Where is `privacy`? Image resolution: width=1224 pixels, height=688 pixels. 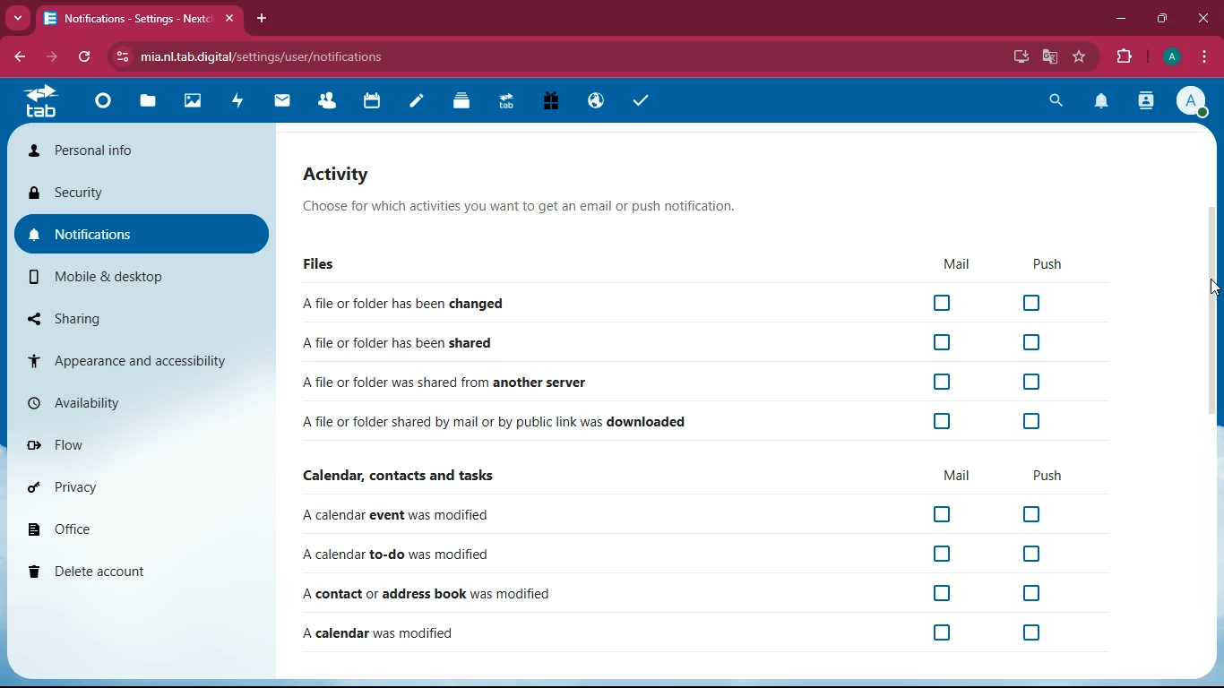
privacy is located at coordinates (139, 483).